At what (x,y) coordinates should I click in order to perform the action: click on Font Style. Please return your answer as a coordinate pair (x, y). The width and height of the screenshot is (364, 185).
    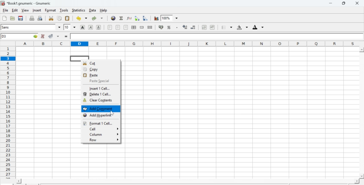
    Looking at the image, I should click on (28, 28).